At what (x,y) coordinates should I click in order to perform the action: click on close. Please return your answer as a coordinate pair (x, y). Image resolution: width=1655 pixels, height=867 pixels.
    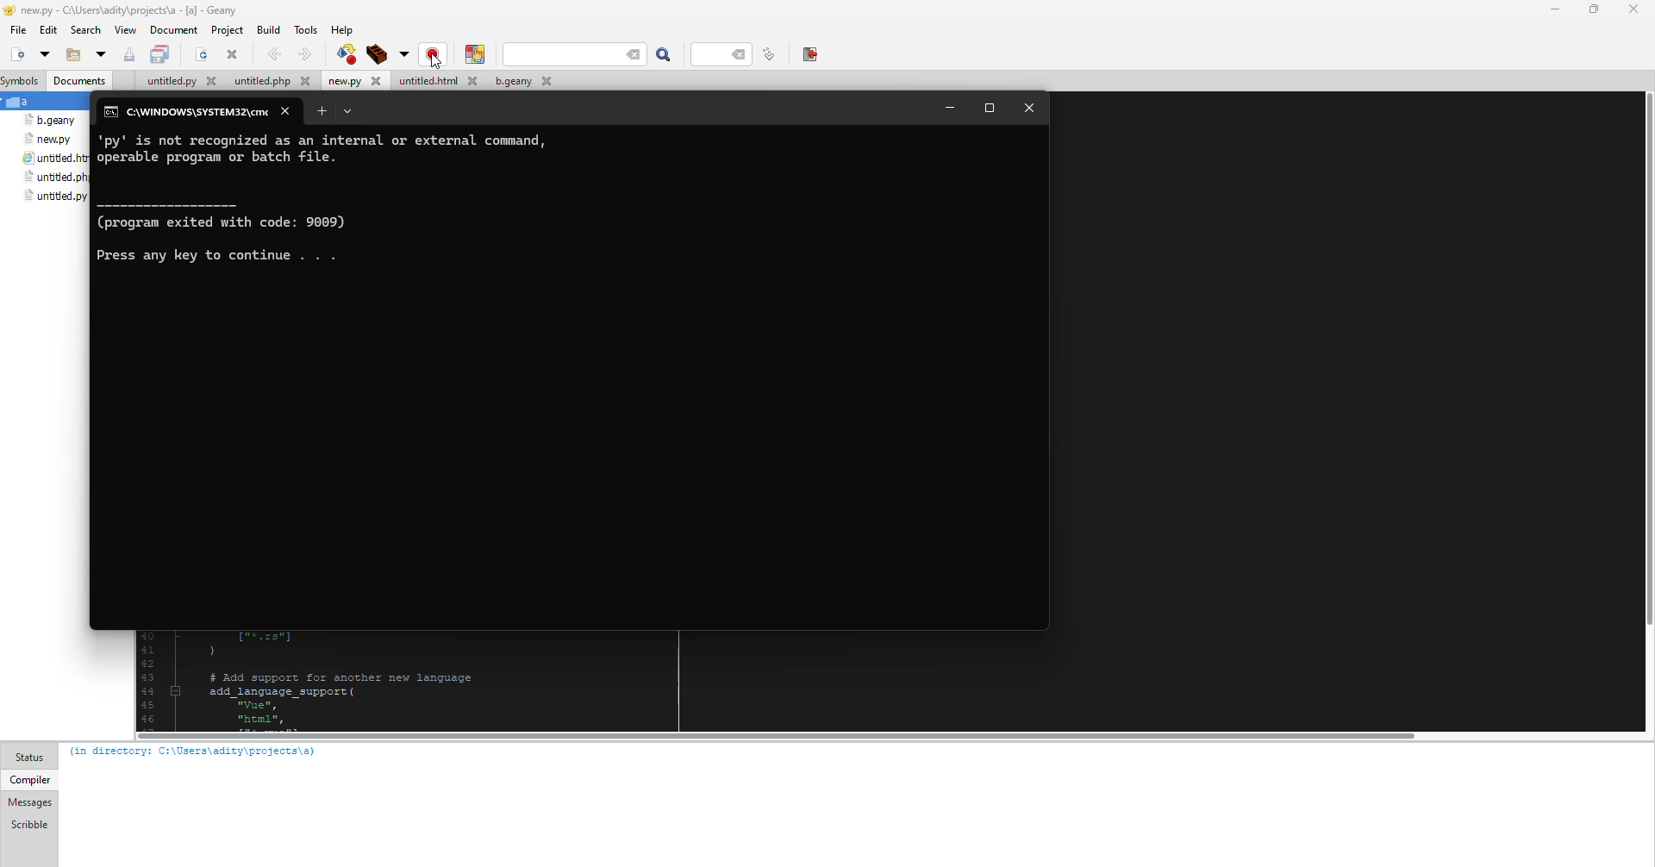
    Looking at the image, I should click on (1634, 9).